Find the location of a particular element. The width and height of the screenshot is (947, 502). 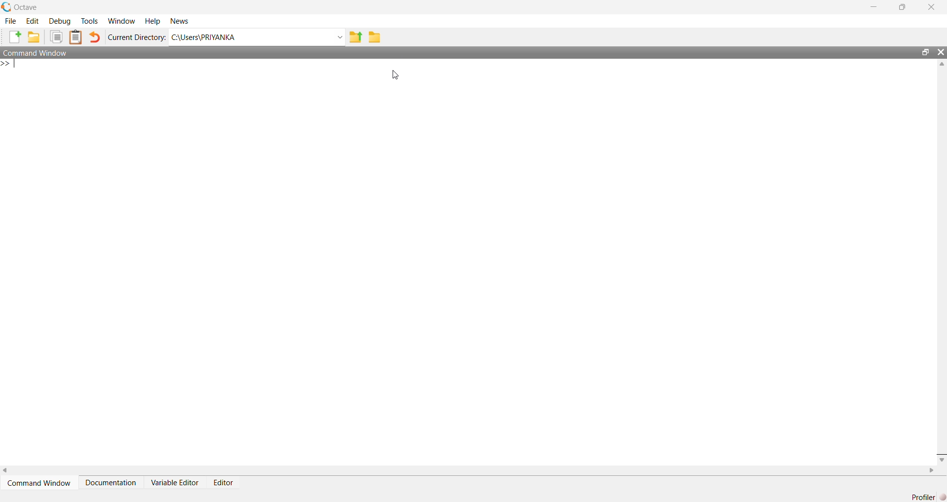

ENter Input is located at coordinates (9, 66).